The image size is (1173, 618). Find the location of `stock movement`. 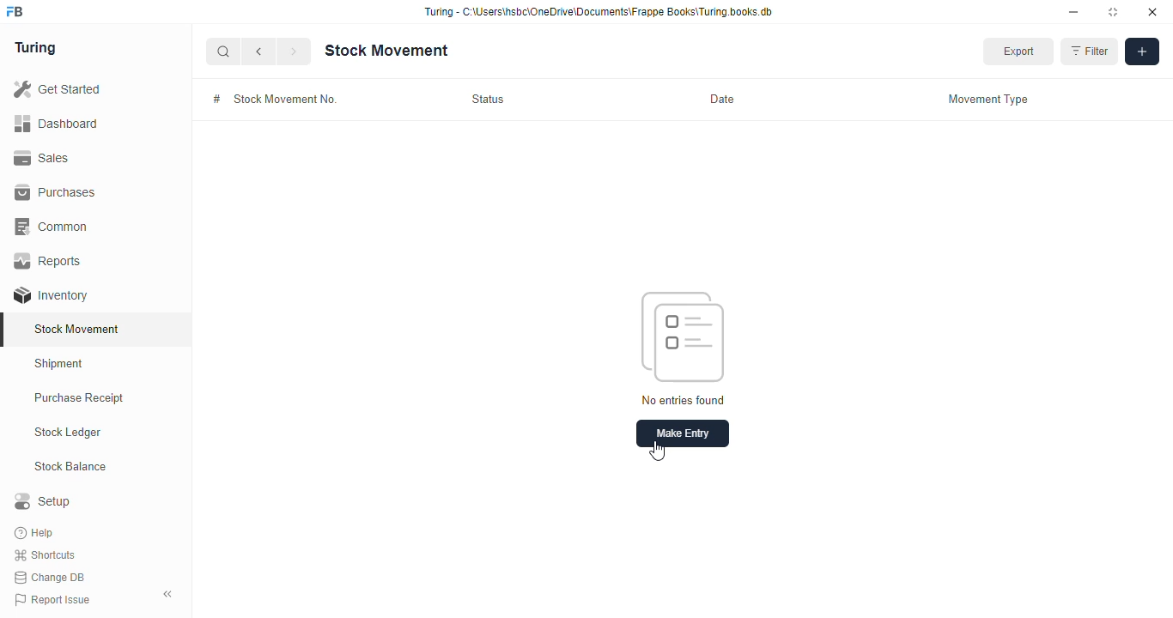

stock movement is located at coordinates (386, 51).